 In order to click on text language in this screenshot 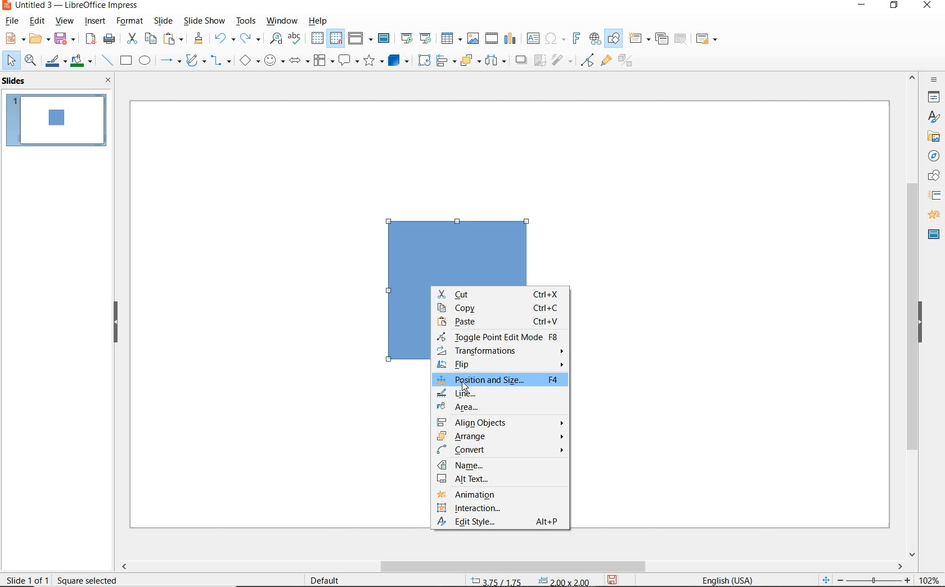, I will do `click(731, 580)`.